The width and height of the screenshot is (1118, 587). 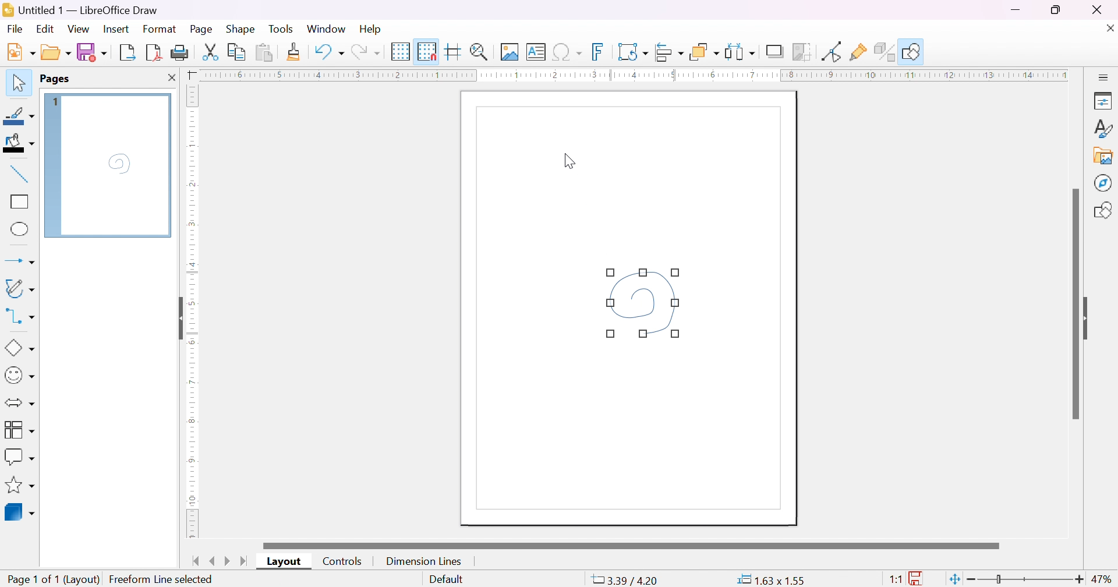 I want to click on rectangle, so click(x=20, y=200).